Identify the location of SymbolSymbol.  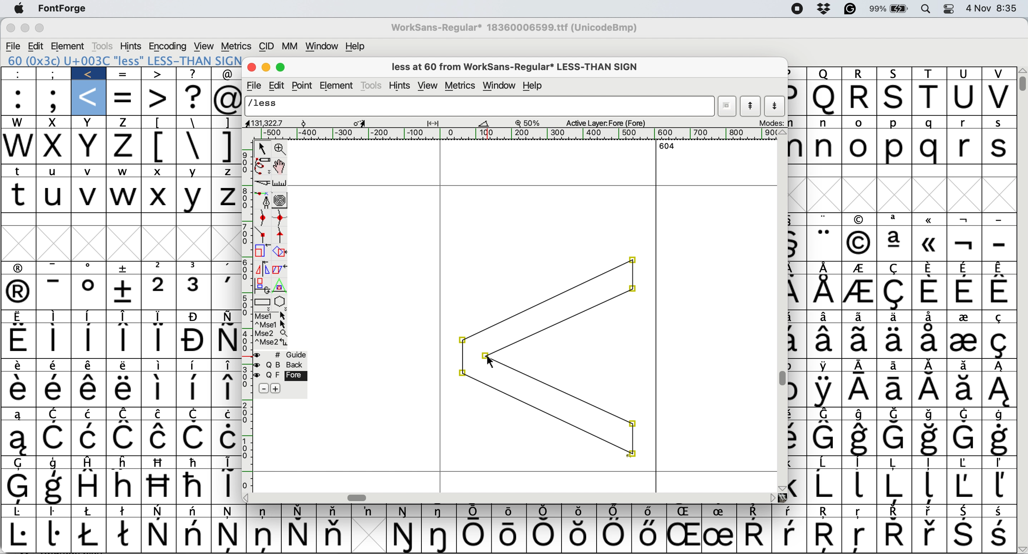
(930, 439).